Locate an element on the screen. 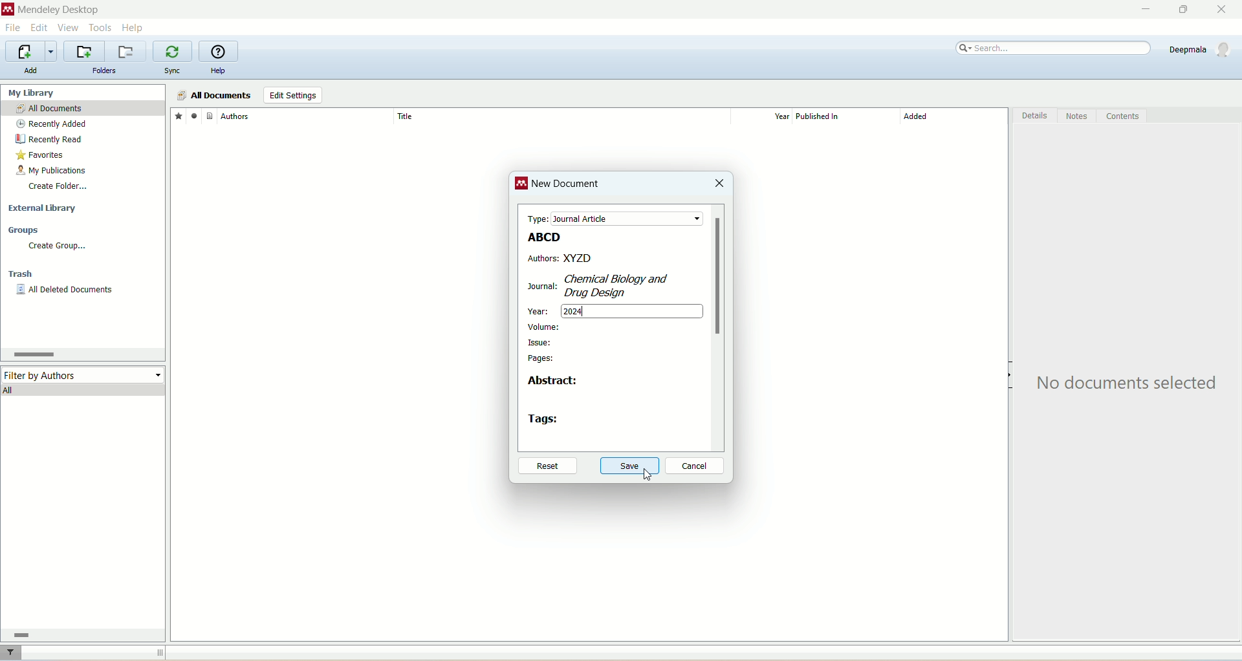 Image resolution: width=1242 pixels, height=661 pixels. create a new folder is located at coordinates (84, 52).